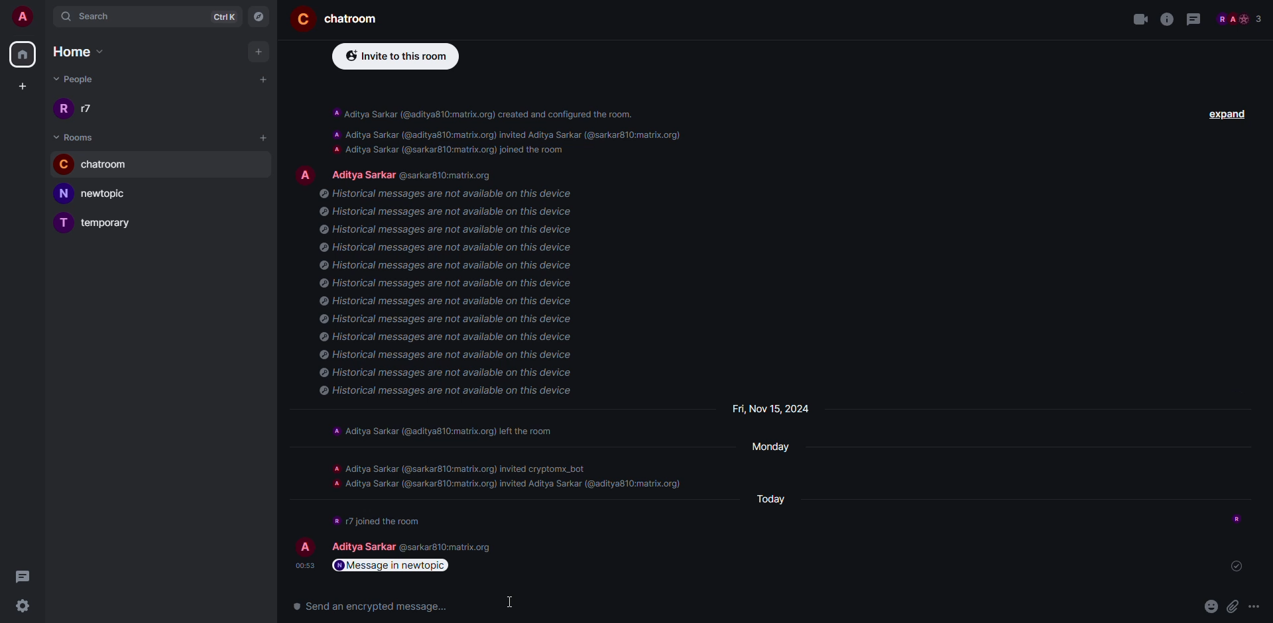 This screenshot has height=623, width=1273. What do you see at coordinates (265, 137) in the screenshot?
I see `add` at bounding box center [265, 137].